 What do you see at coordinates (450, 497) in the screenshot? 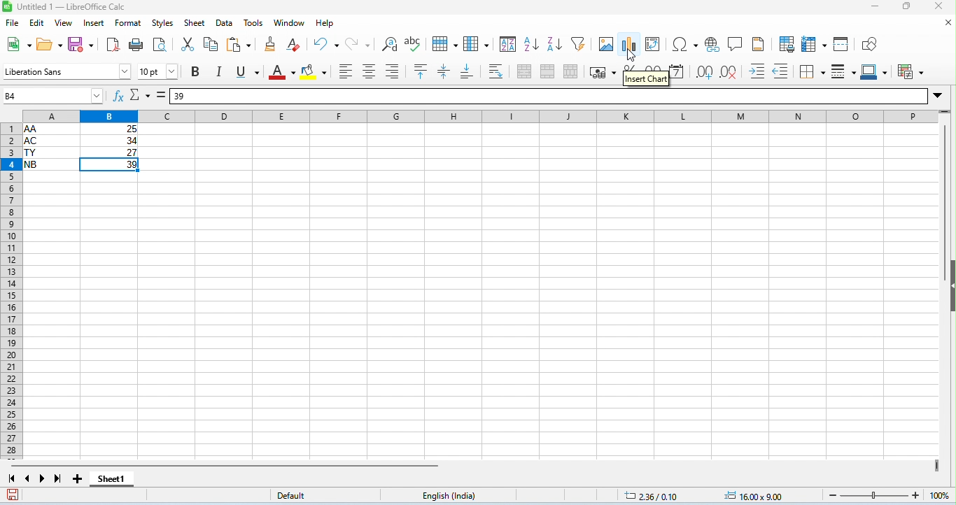
I see `english` at bounding box center [450, 497].